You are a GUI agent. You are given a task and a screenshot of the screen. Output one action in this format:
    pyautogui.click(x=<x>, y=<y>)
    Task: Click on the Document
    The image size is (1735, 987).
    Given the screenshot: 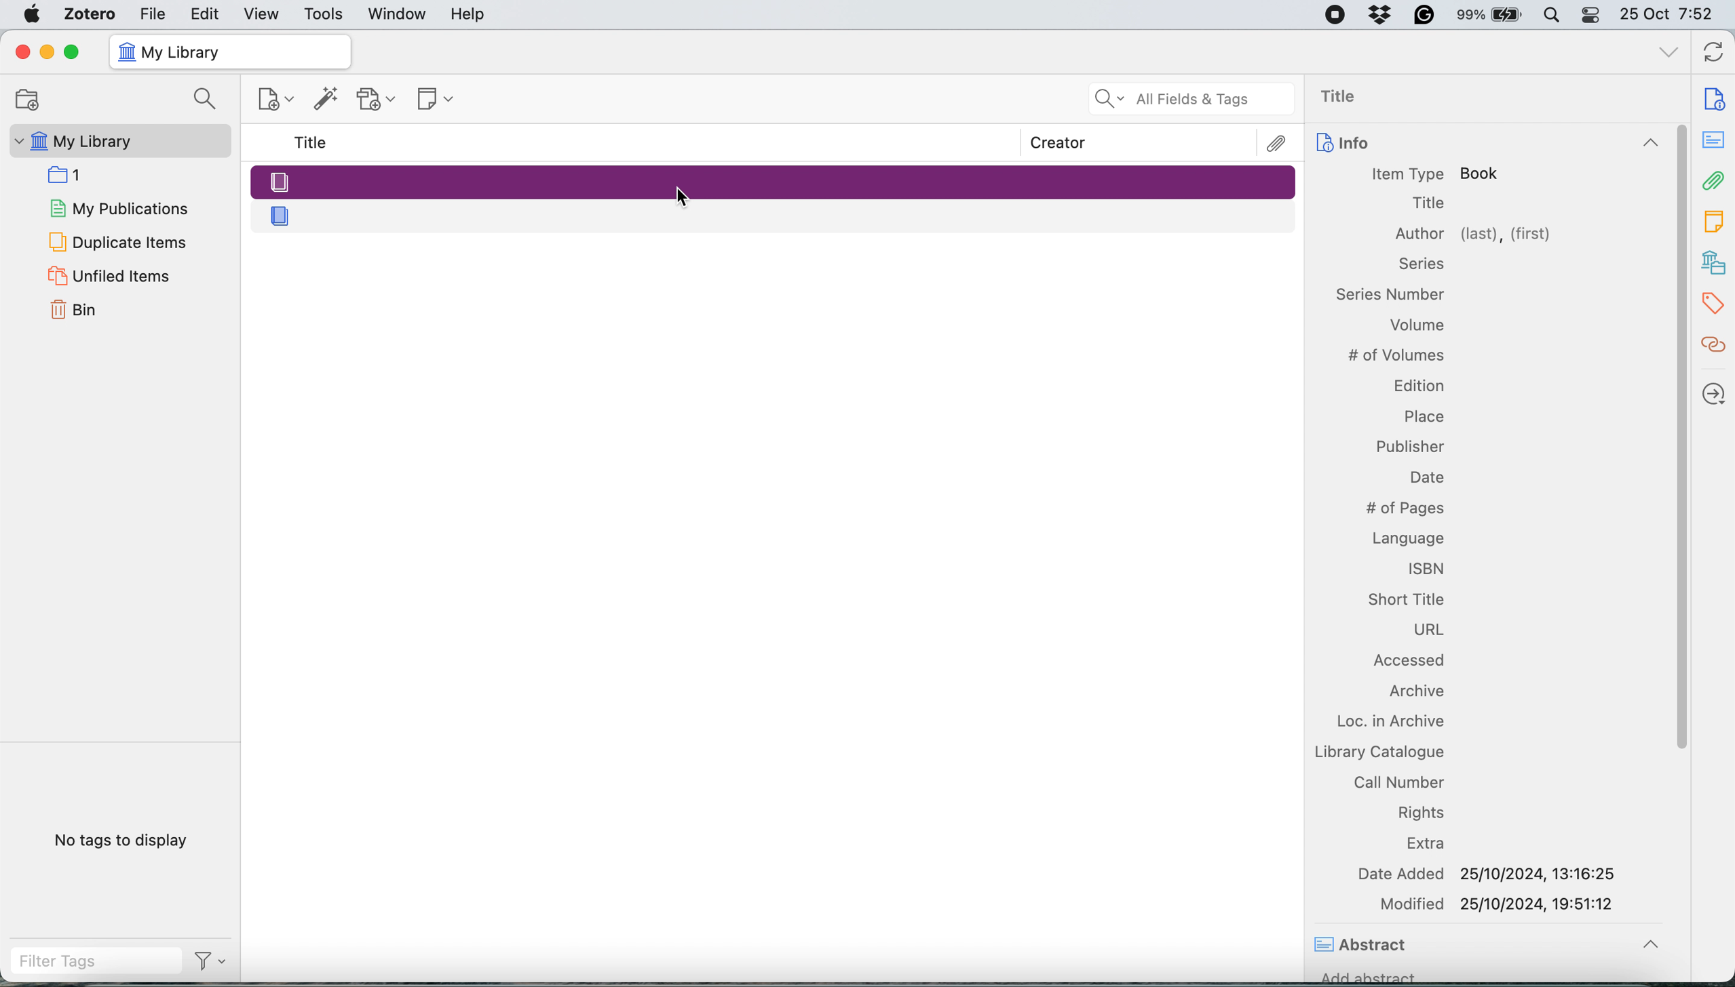 What is the action you would take?
    pyautogui.click(x=1715, y=99)
    